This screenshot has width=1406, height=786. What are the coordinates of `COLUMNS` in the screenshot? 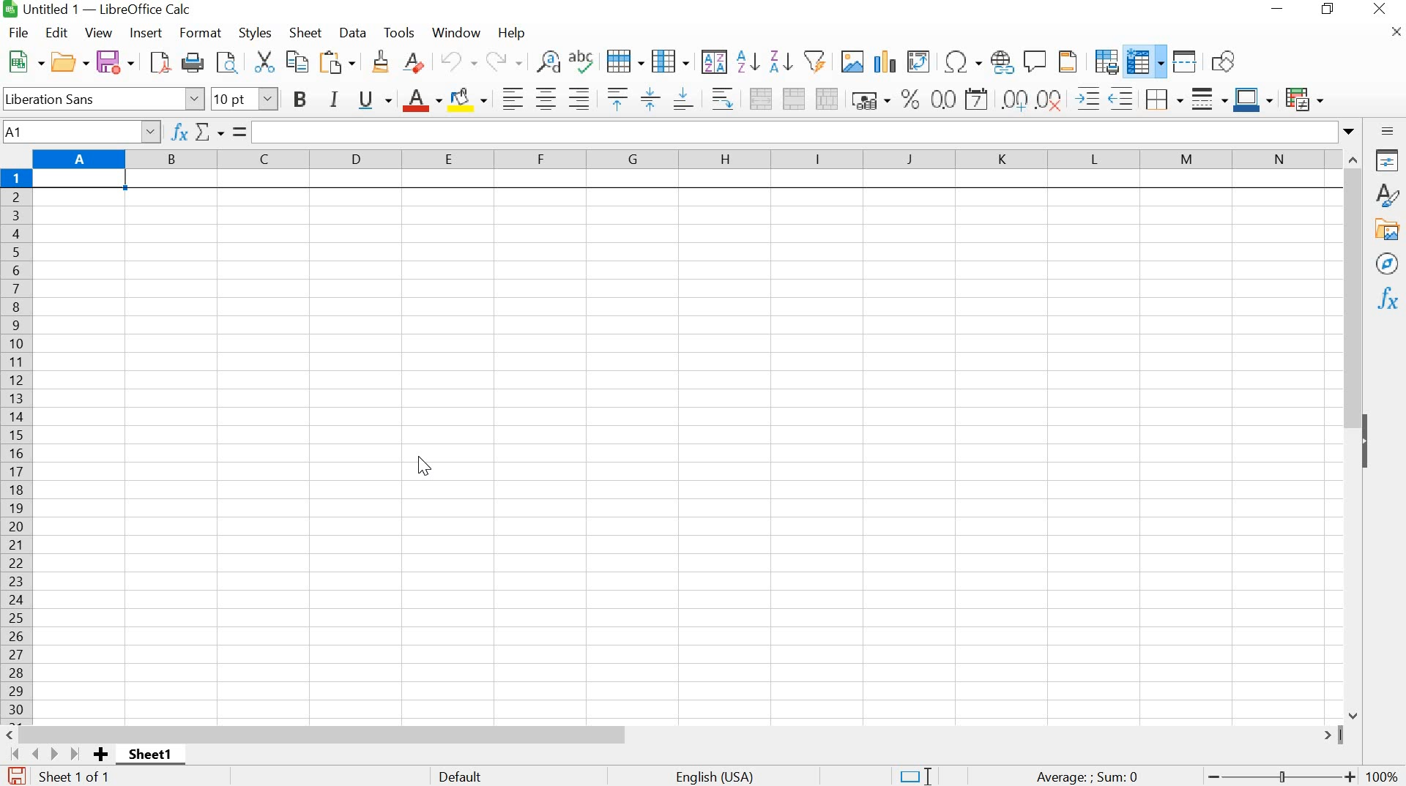 It's located at (691, 159).